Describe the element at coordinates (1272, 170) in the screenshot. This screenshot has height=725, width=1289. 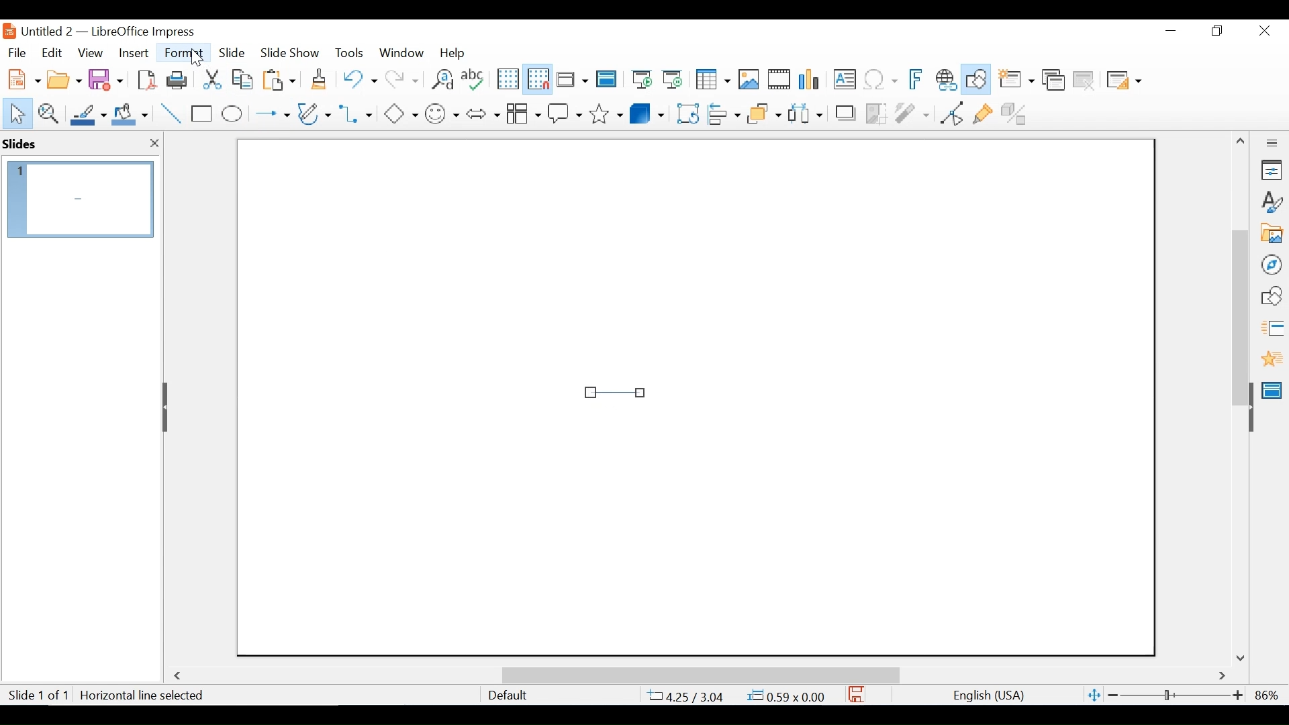
I see `Properties` at that location.